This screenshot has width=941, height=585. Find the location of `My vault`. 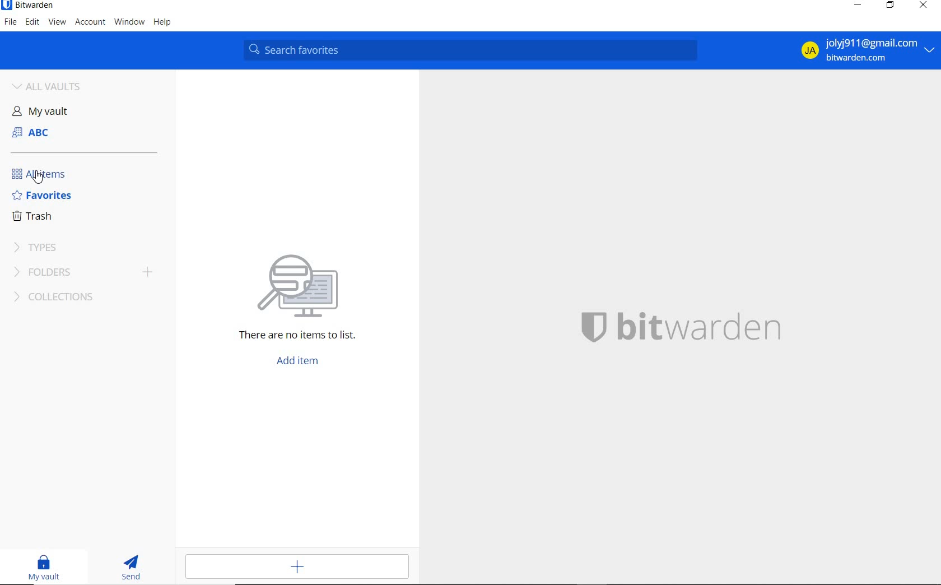

My vault is located at coordinates (50, 110).